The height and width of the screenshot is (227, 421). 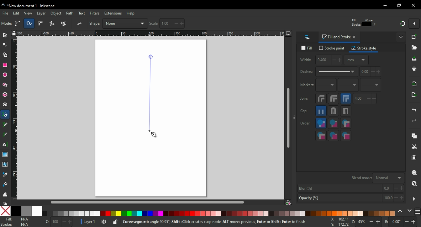 What do you see at coordinates (414, 49) in the screenshot?
I see `open file dialogue` at bounding box center [414, 49].